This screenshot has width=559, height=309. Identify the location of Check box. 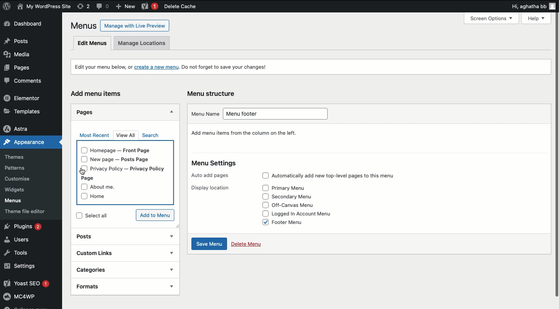
(264, 176).